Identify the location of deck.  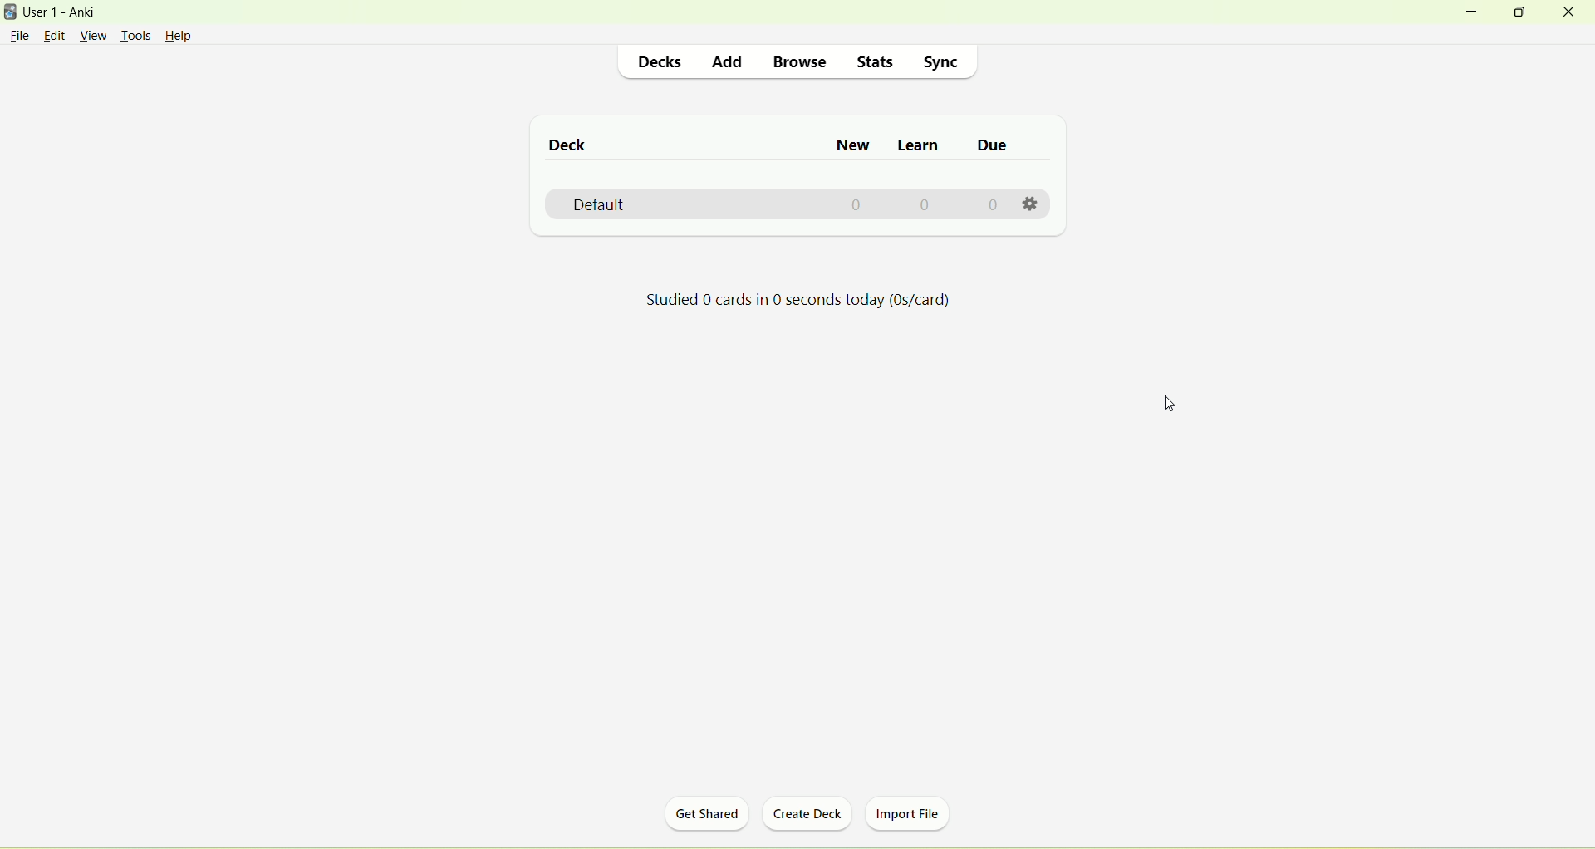
(579, 147).